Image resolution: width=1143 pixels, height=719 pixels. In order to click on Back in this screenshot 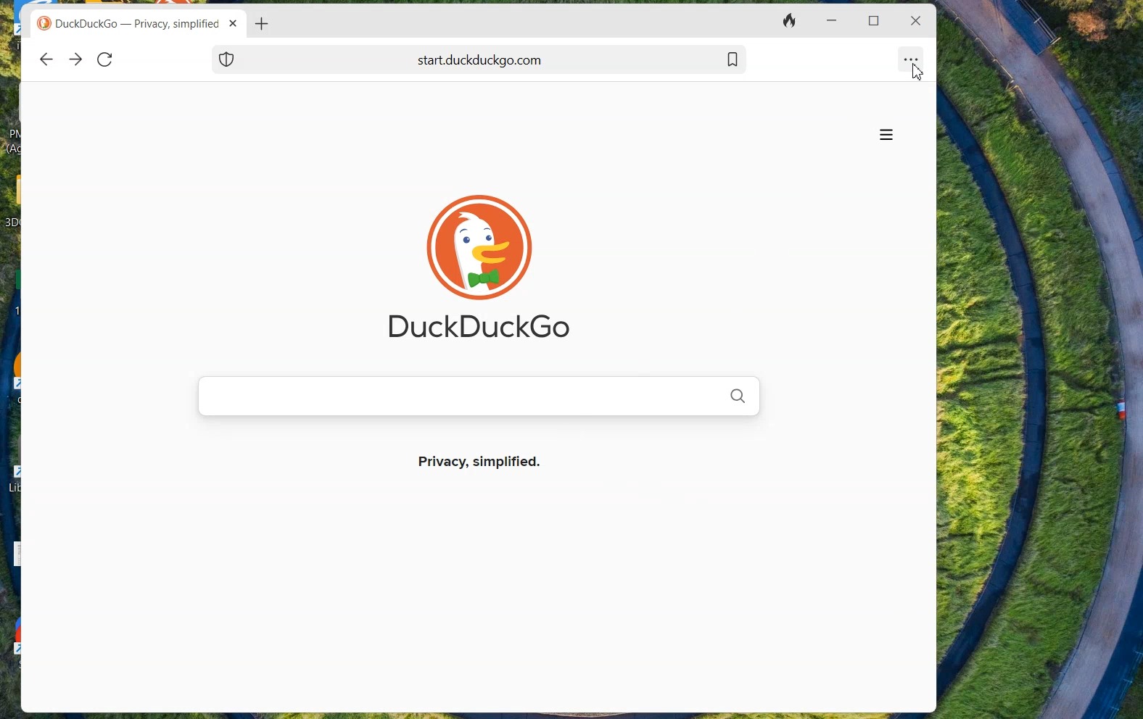, I will do `click(46, 59)`.